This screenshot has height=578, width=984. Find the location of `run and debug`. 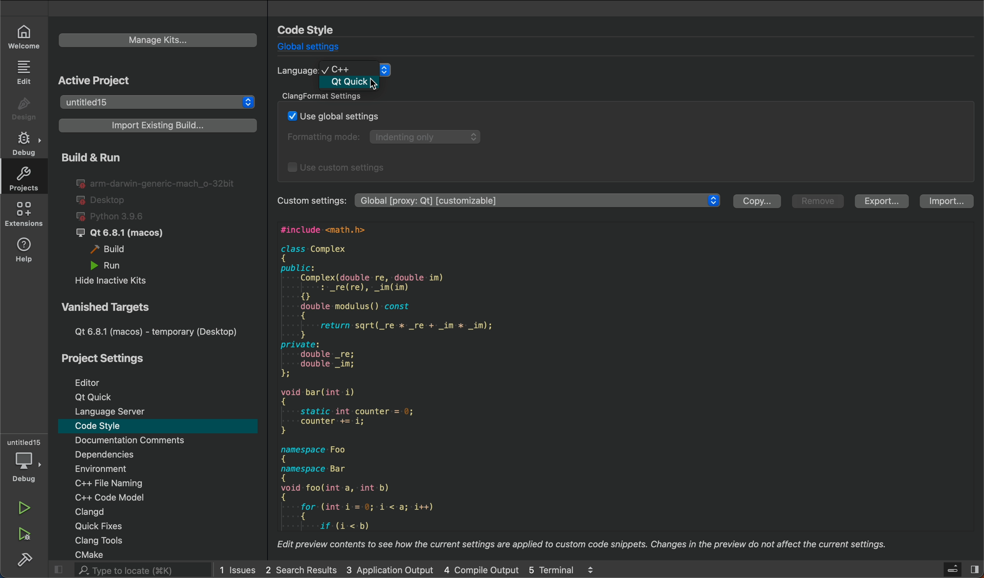

run and debug is located at coordinates (27, 535).